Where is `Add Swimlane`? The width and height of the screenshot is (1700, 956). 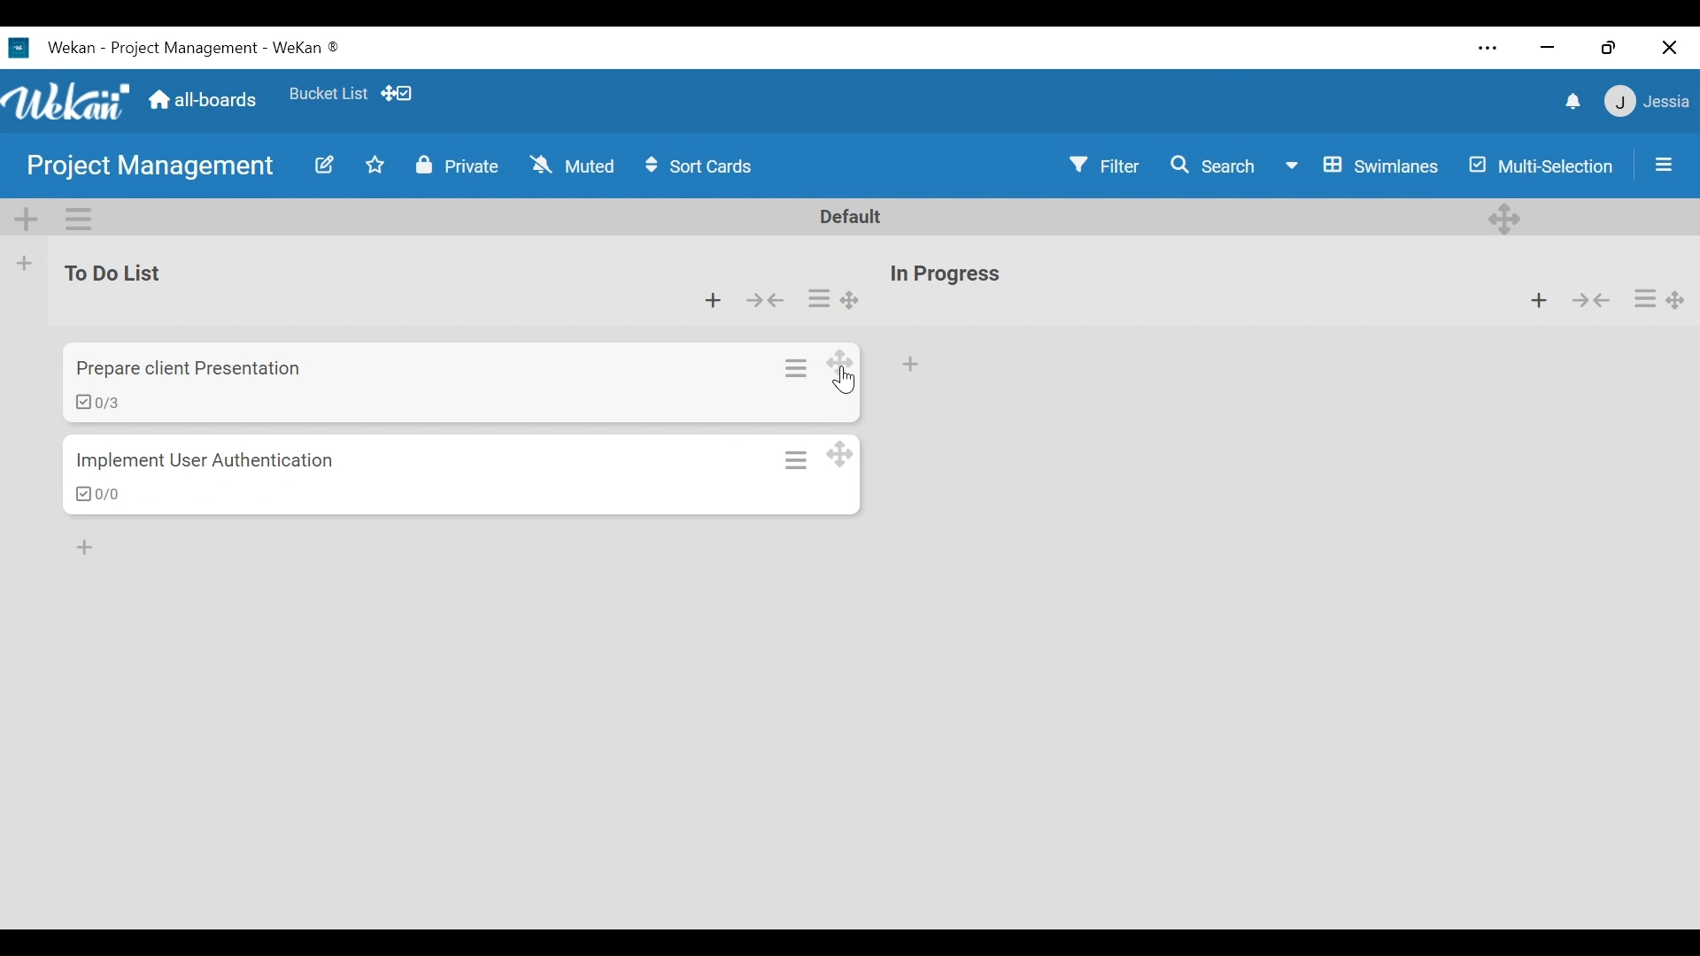
Add Swimlane is located at coordinates (29, 217).